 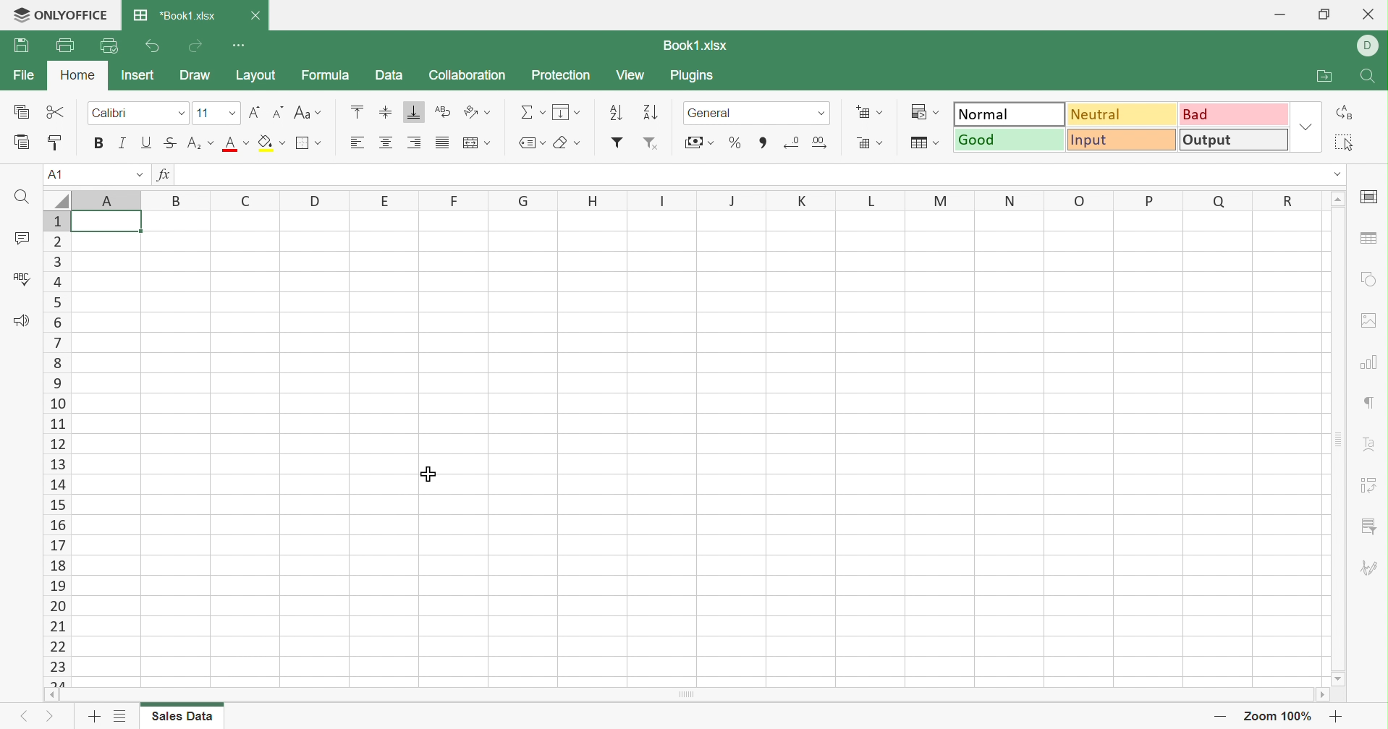 What do you see at coordinates (114, 228) in the screenshot?
I see `cell A1 highlighted` at bounding box center [114, 228].